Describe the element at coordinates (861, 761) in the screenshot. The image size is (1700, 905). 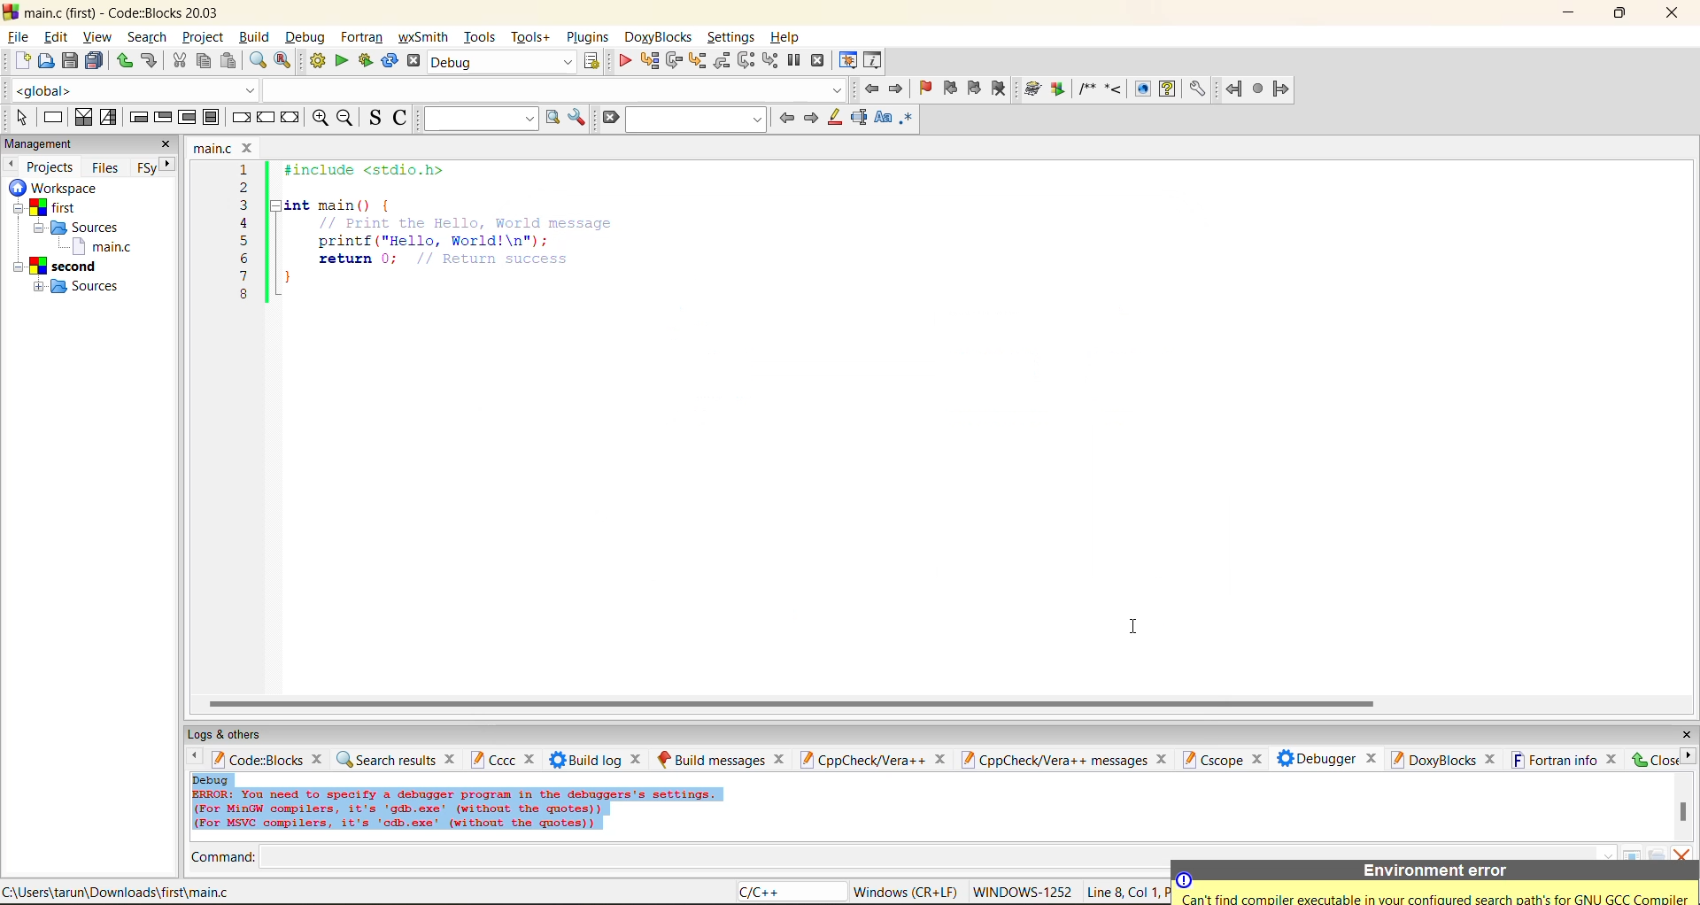
I see `cppcheck/vera++` at that location.